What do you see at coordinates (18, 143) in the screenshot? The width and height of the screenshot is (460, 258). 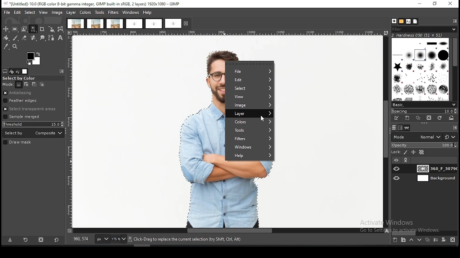 I see `draw mask` at bounding box center [18, 143].